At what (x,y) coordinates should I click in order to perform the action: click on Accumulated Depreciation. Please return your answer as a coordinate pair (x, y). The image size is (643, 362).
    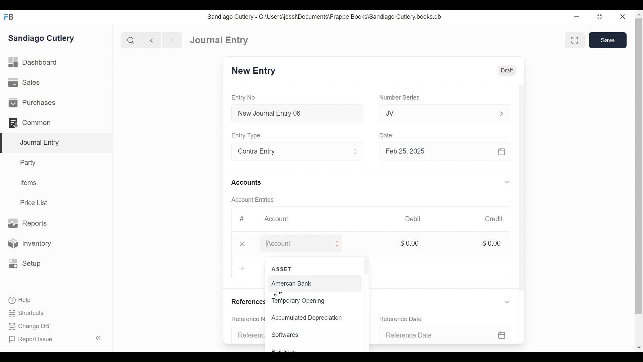
    Looking at the image, I should click on (305, 318).